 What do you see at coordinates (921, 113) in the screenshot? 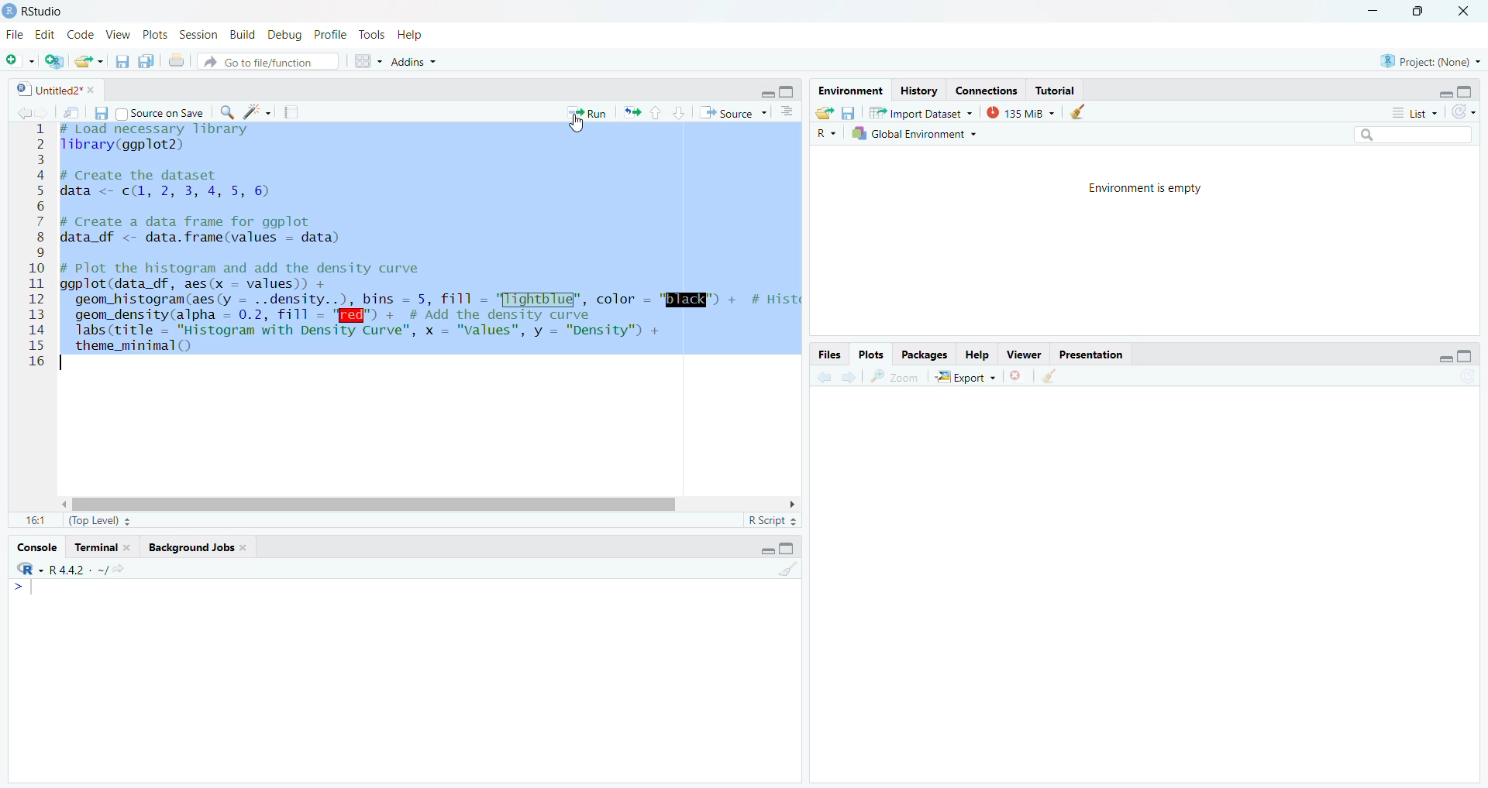
I see `Import Dataset` at bounding box center [921, 113].